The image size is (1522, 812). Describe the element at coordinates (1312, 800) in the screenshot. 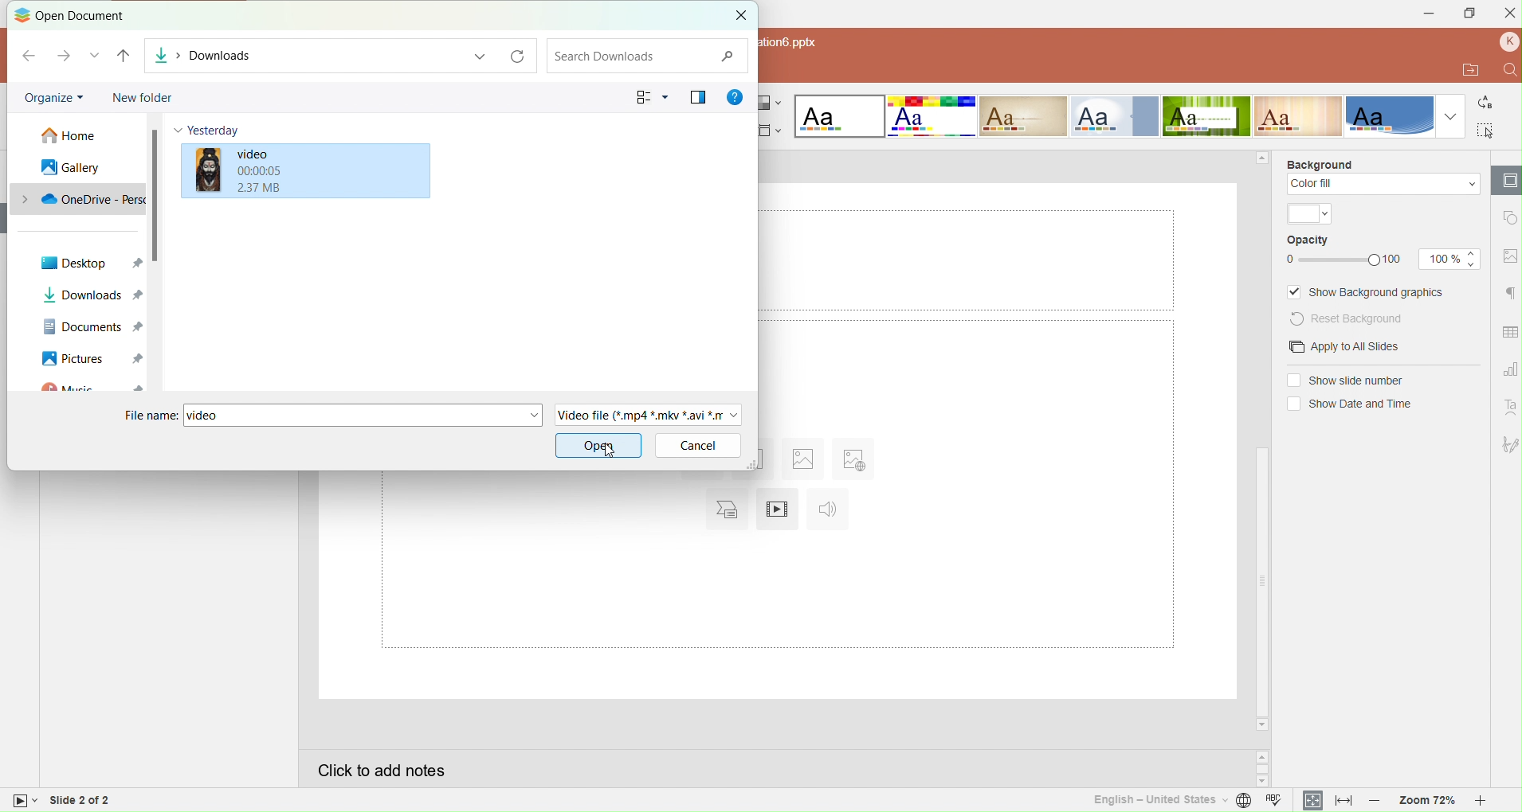

I see `Fit to slide` at that location.